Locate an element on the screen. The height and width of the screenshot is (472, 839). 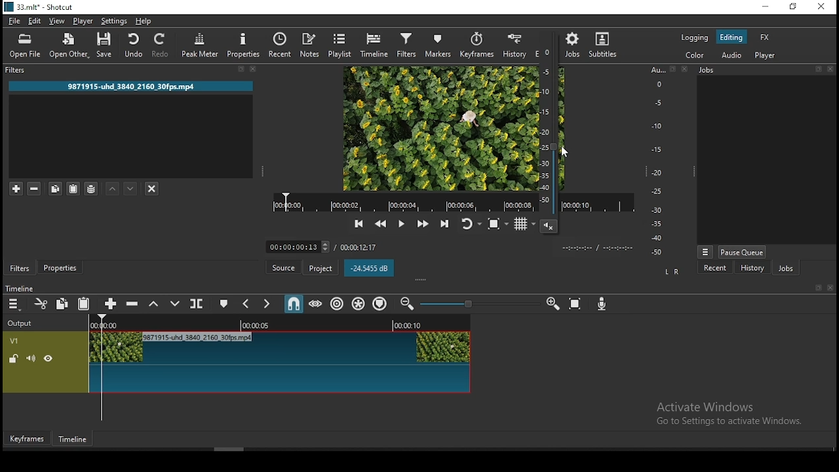
play quickly forward is located at coordinates (421, 225).